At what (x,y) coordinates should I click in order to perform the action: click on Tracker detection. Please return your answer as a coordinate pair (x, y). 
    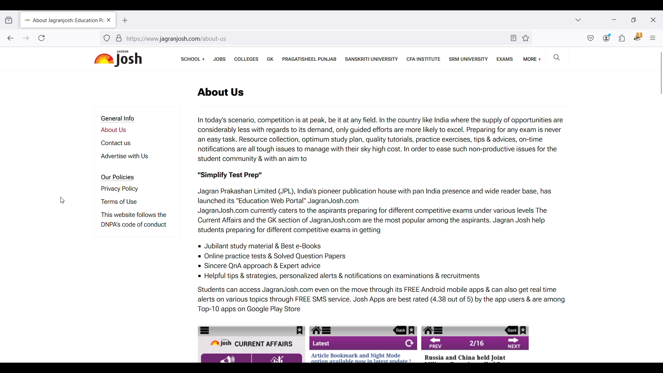
    Looking at the image, I should click on (107, 38).